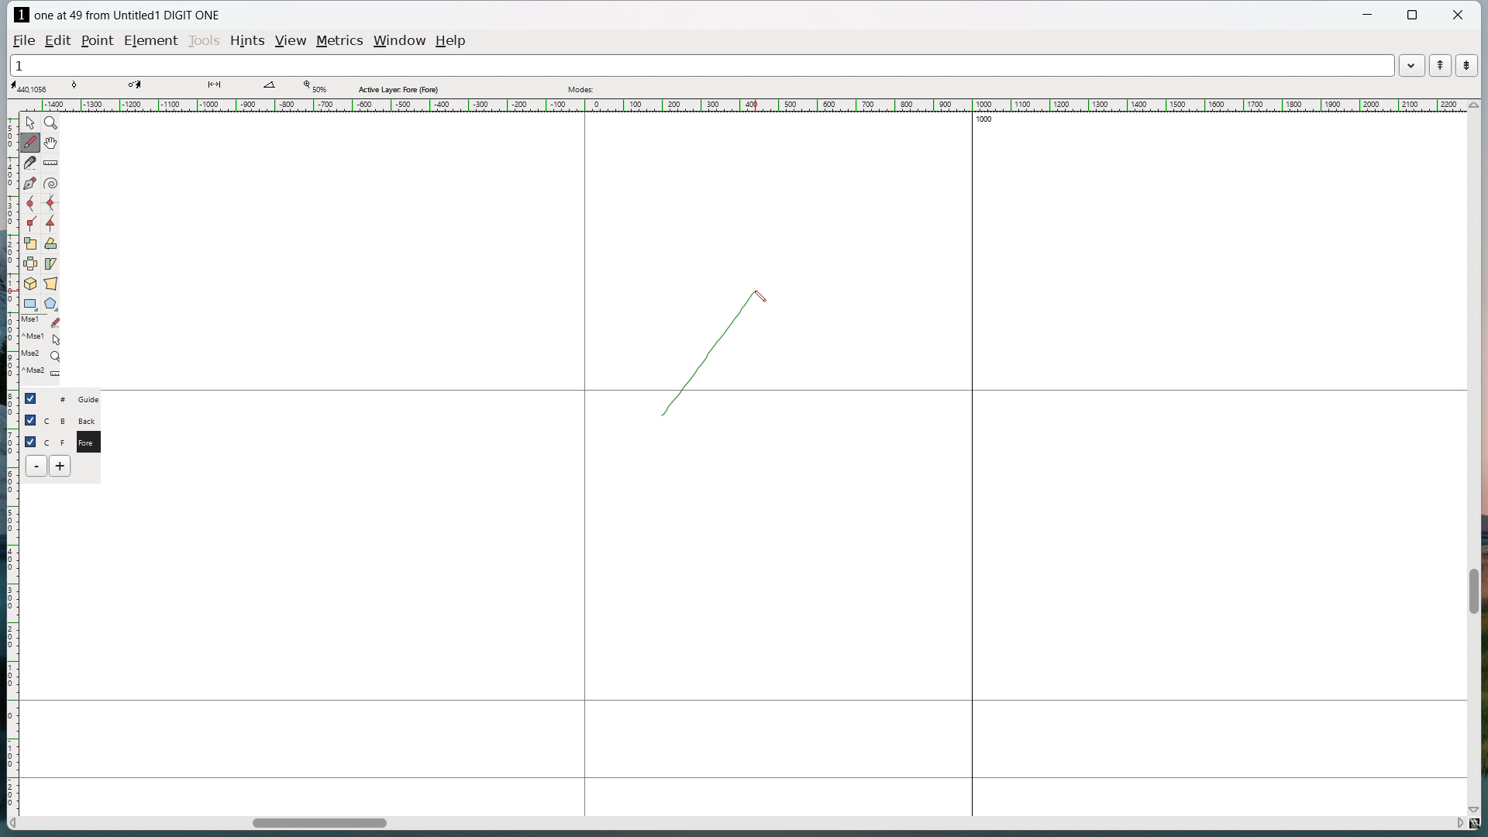 The image size is (1488, 837). I want to click on cursor coordinate, so click(32, 87).